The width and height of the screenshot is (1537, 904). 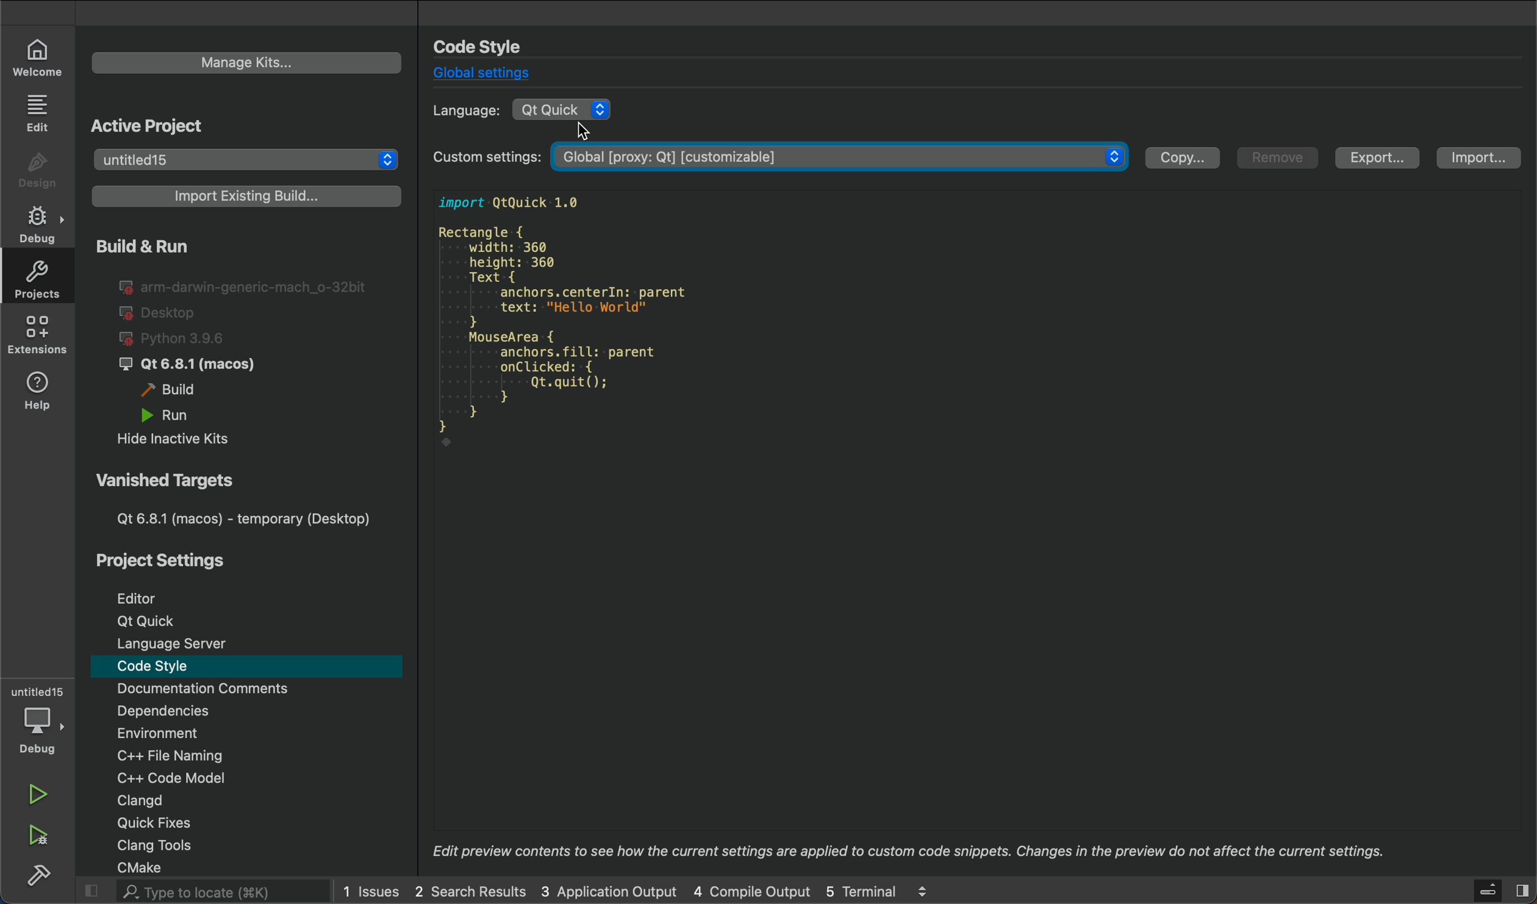 I want to click on debugger, so click(x=38, y=719).